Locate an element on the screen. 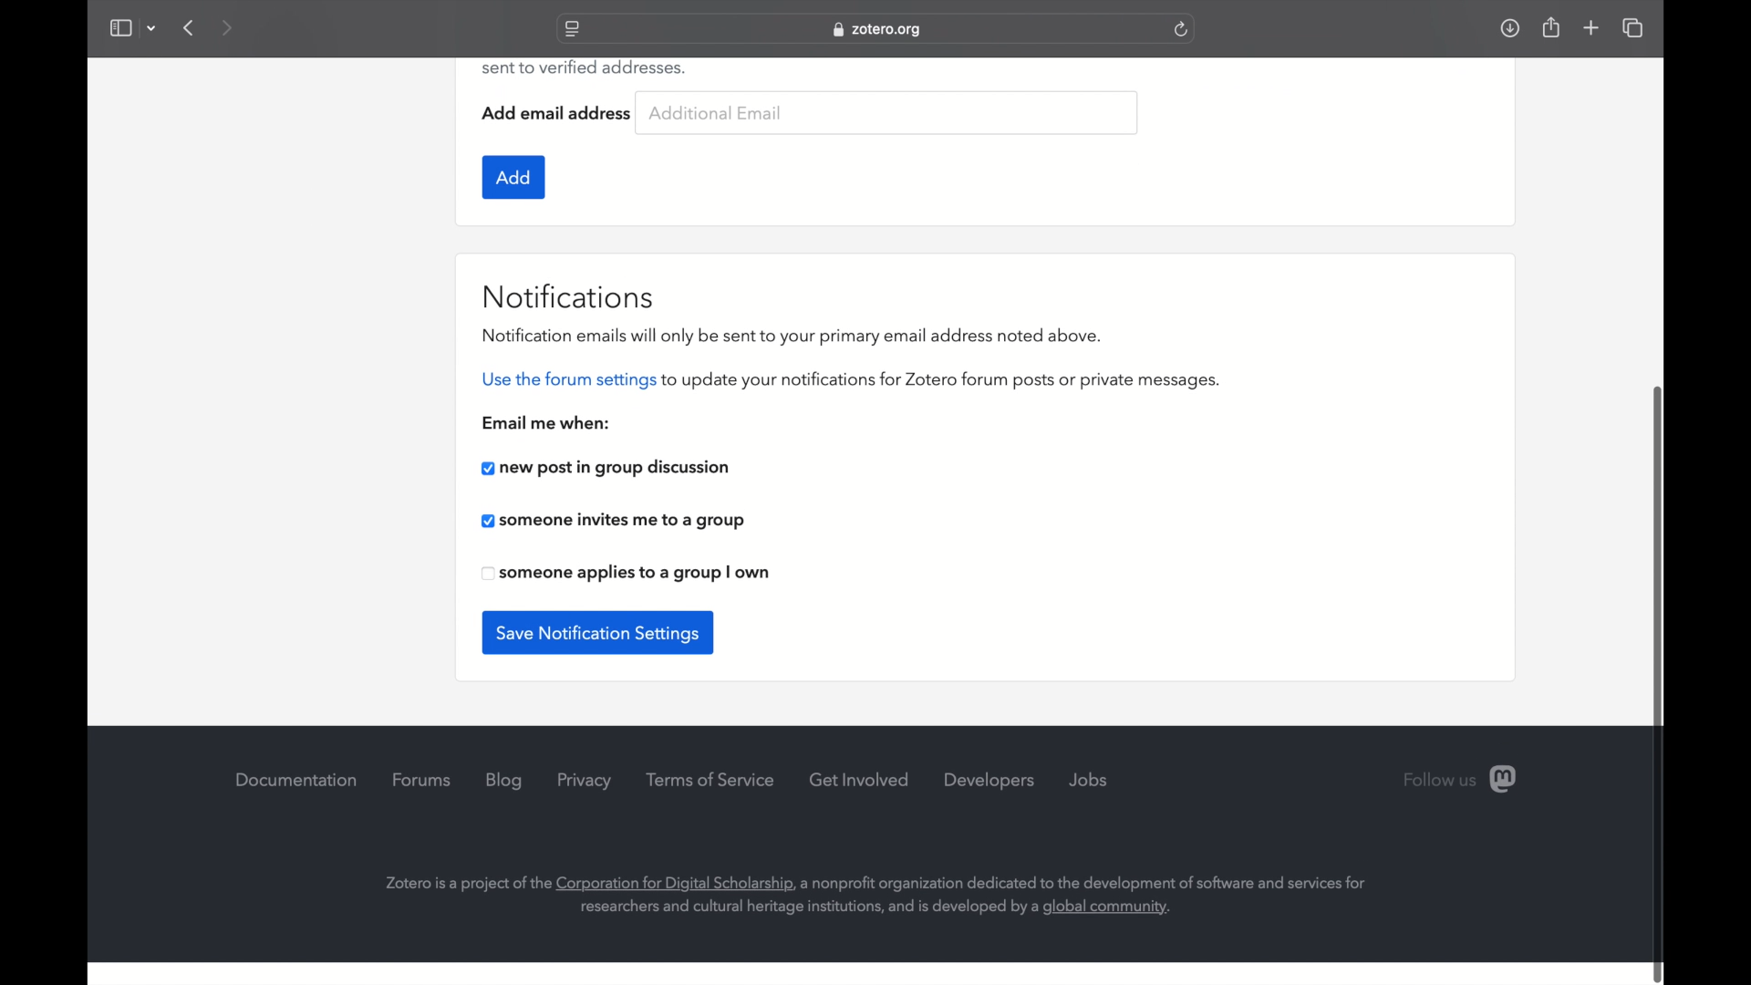 The image size is (1751, 985). next is located at coordinates (228, 27).